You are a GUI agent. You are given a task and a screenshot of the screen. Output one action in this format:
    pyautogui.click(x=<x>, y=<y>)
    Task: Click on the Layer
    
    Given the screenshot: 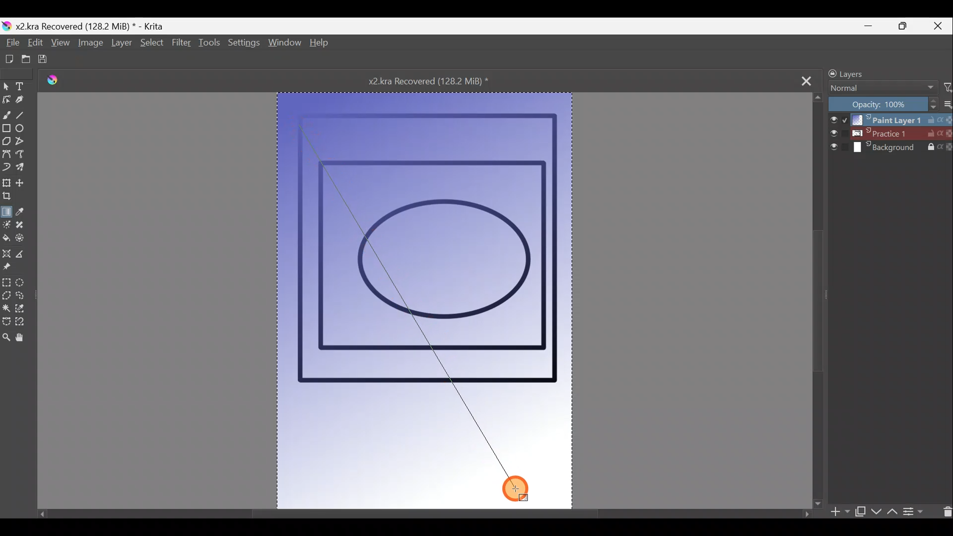 What is the action you would take?
    pyautogui.click(x=121, y=45)
    